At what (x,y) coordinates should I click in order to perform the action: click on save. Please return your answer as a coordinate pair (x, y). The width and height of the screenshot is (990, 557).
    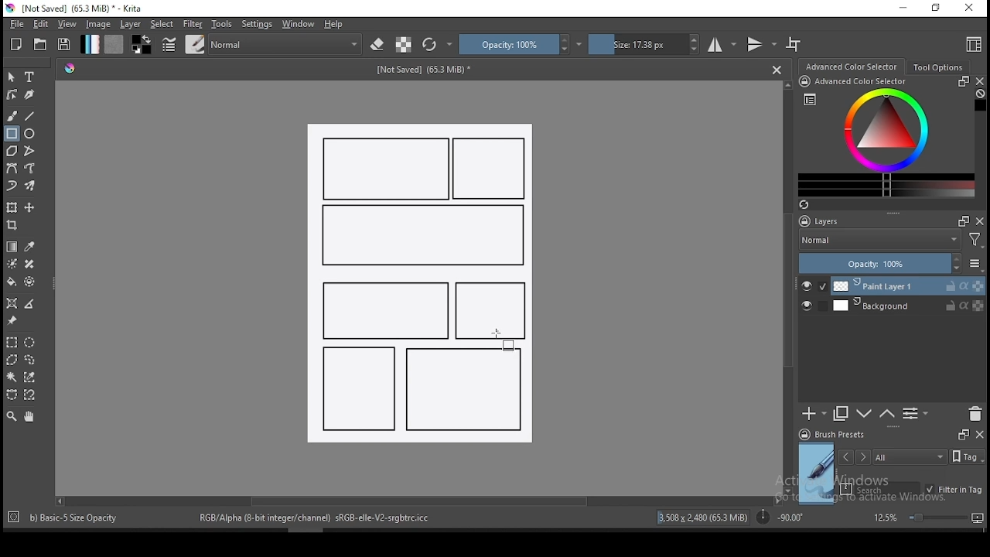
    Looking at the image, I should click on (64, 45).